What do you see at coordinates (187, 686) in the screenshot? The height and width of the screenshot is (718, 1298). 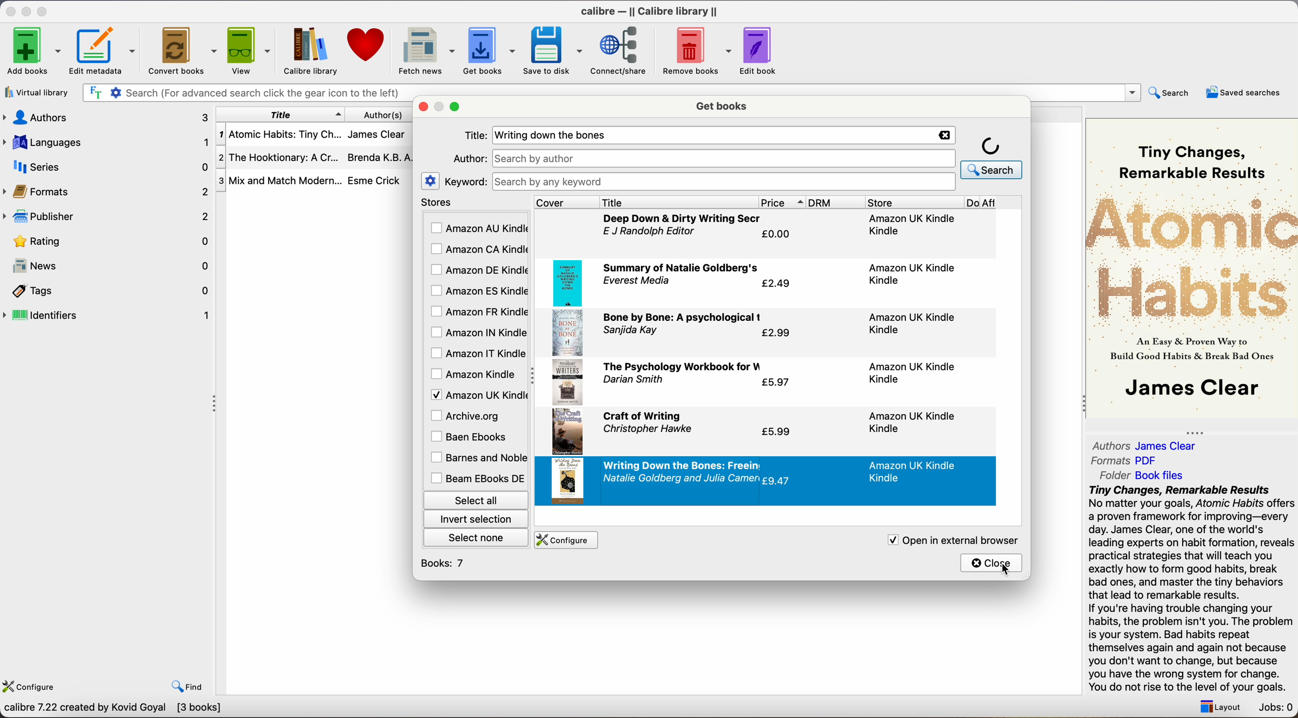 I see `find` at bounding box center [187, 686].